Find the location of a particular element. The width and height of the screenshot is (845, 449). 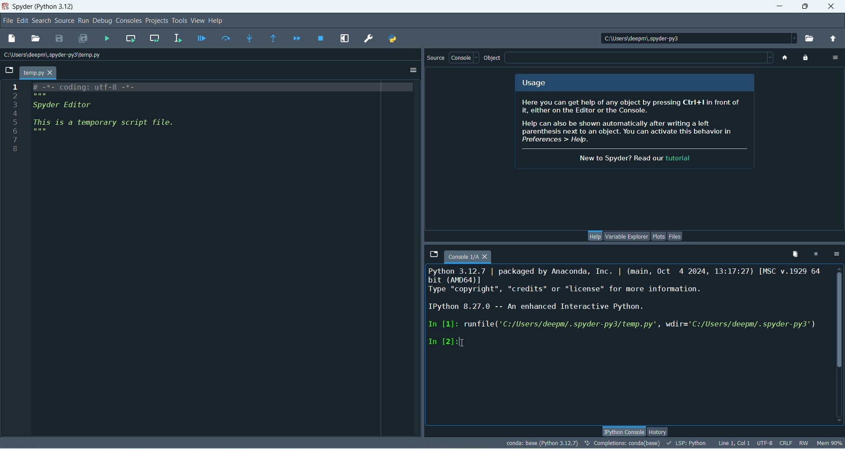

file is located at coordinates (9, 21).